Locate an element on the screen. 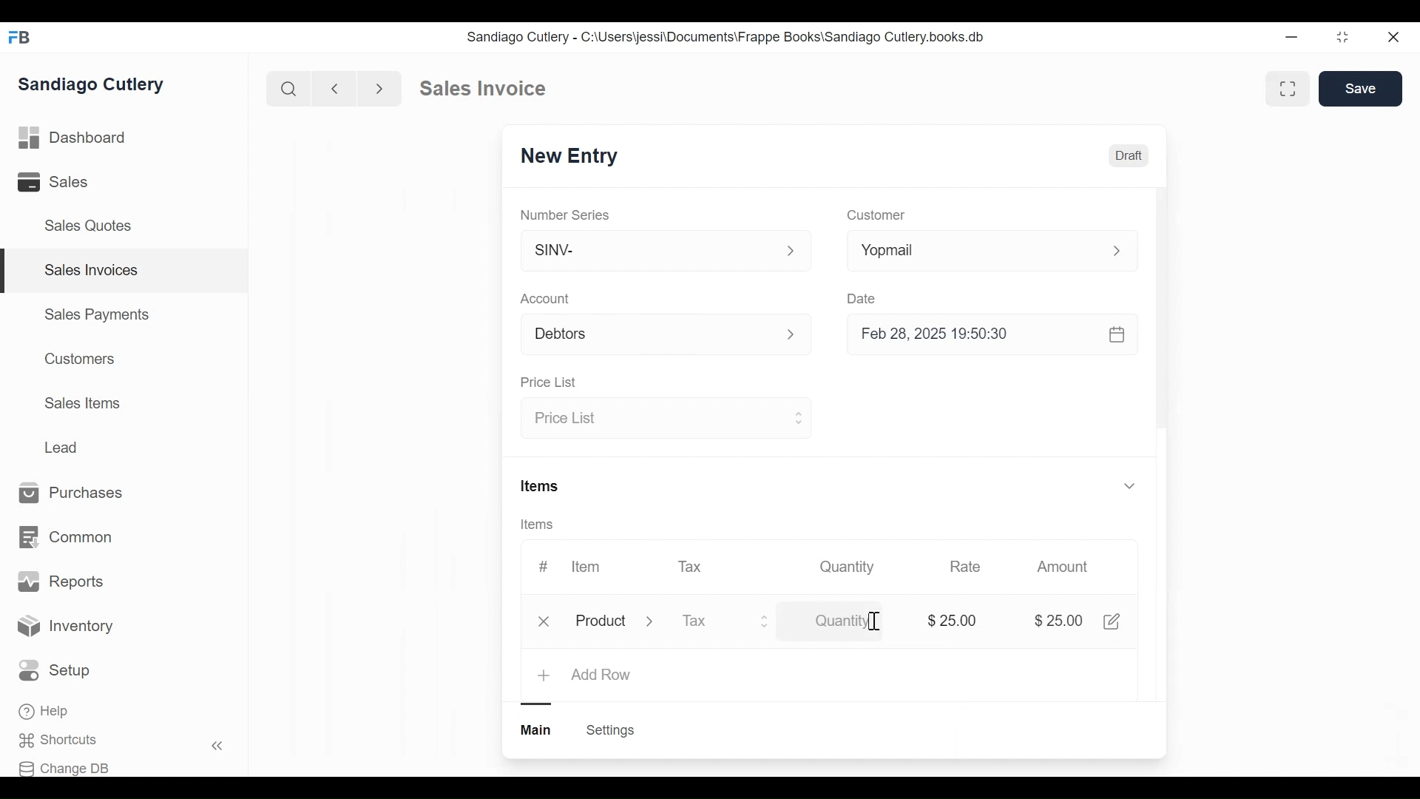  Customer is located at coordinates (874, 216).